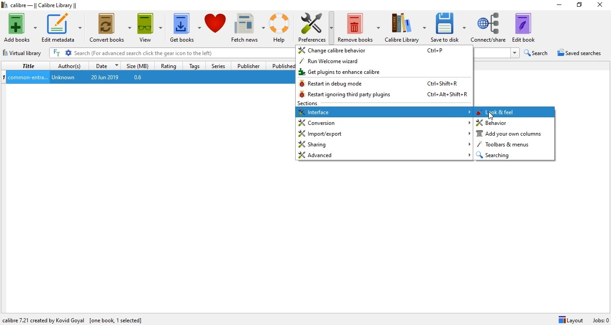  What do you see at coordinates (600, 320) in the screenshot?
I see `Jobs: 0` at bounding box center [600, 320].